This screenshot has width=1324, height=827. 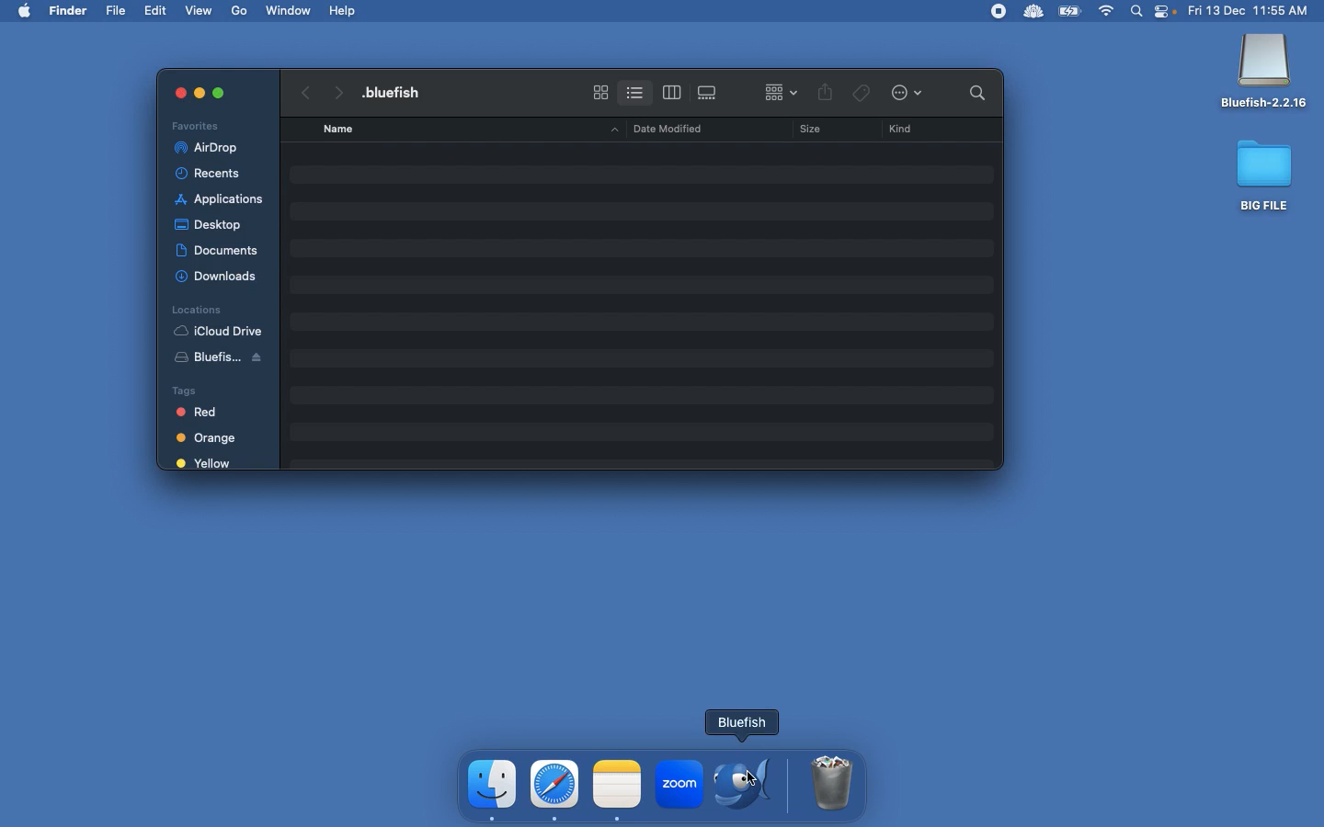 I want to click on , so click(x=219, y=92).